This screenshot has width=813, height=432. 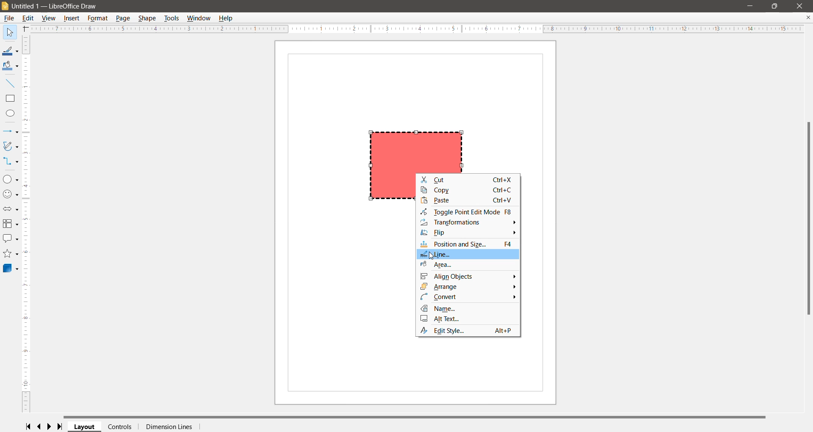 I want to click on Edit, so click(x=28, y=19).